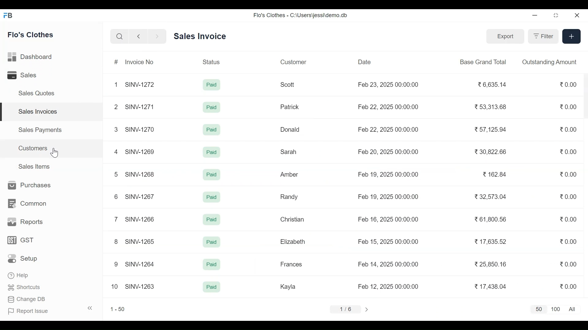 This screenshot has height=330, width=588. What do you see at coordinates (116, 152) in the screenshot?
I see `4` at bounding box center [116, 152].